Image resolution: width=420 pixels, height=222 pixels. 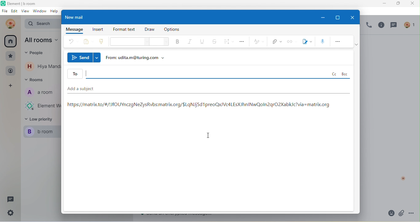 I want to click on file, so click(x=4, y=12).